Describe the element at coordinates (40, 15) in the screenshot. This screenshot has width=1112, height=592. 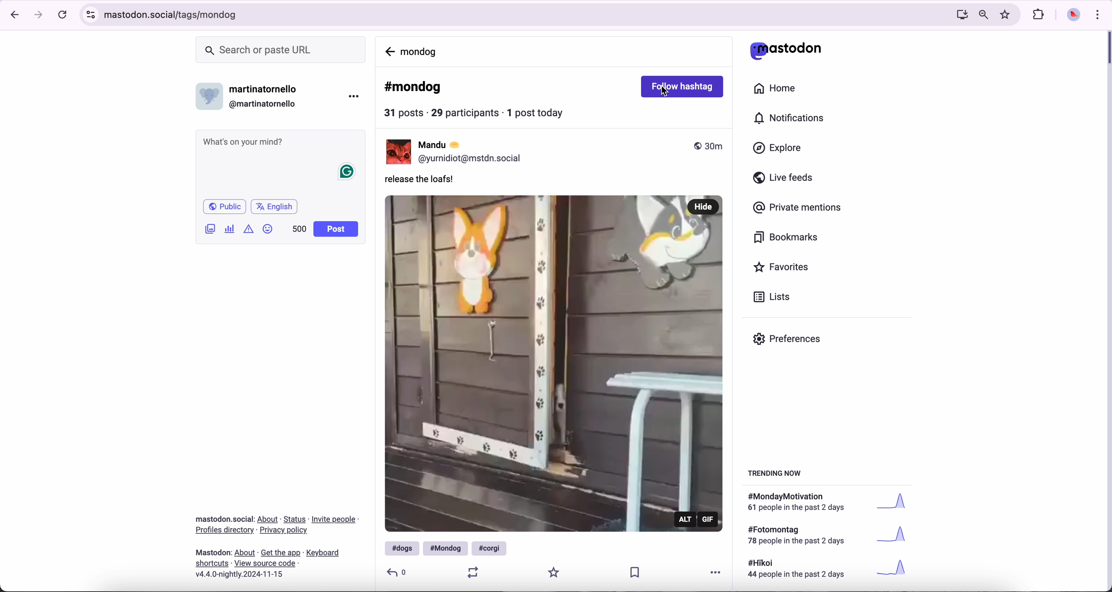
I see `navigate foward` at that location.